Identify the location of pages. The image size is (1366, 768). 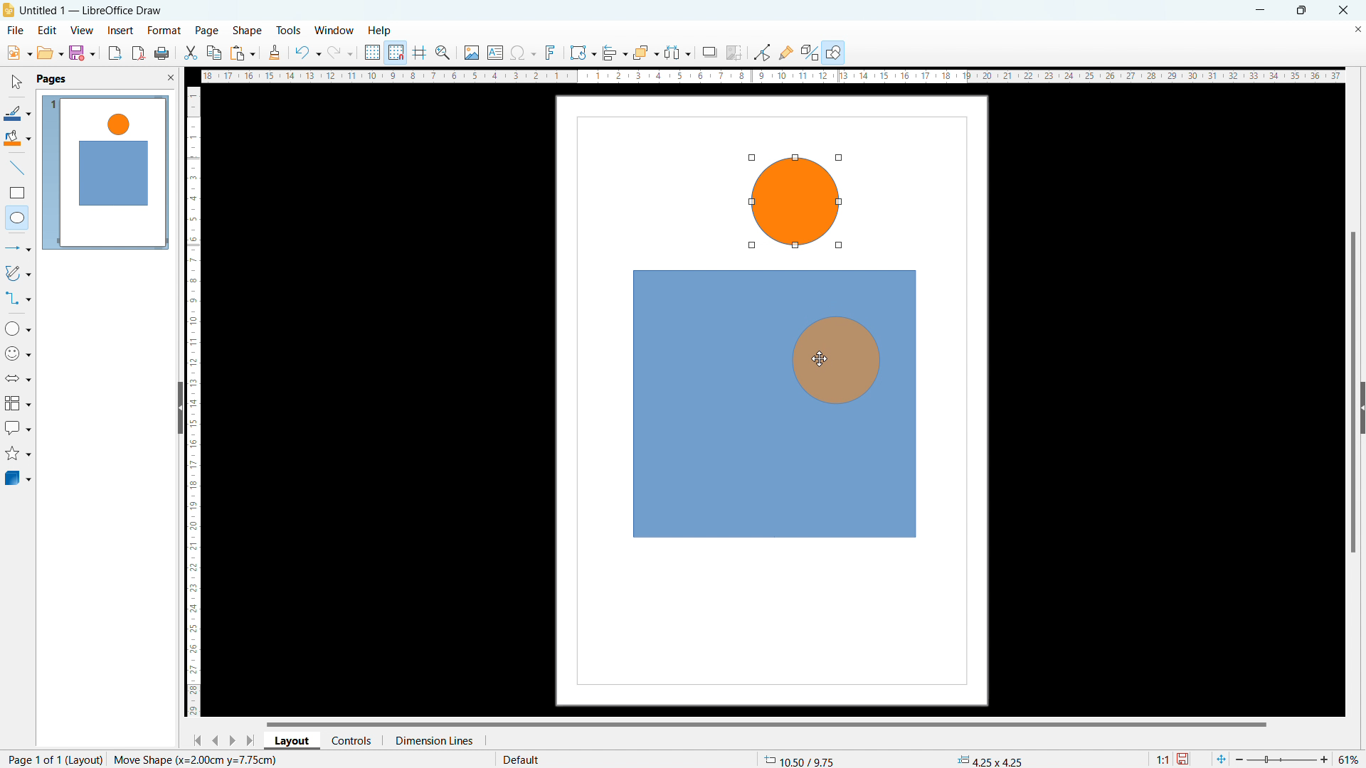
(51, 78).